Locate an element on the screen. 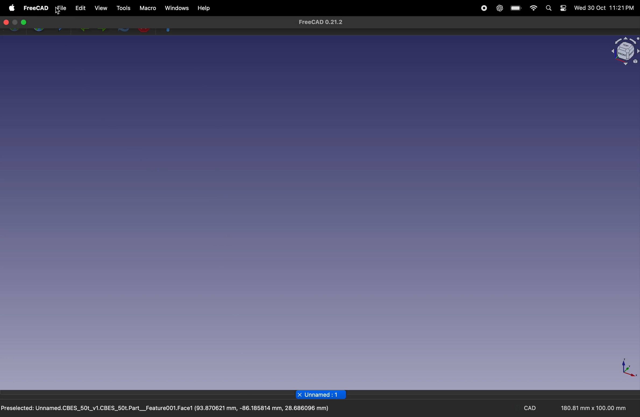 The height and width of the screenshot is (417, 640). help is located at coordinates (203, 8).